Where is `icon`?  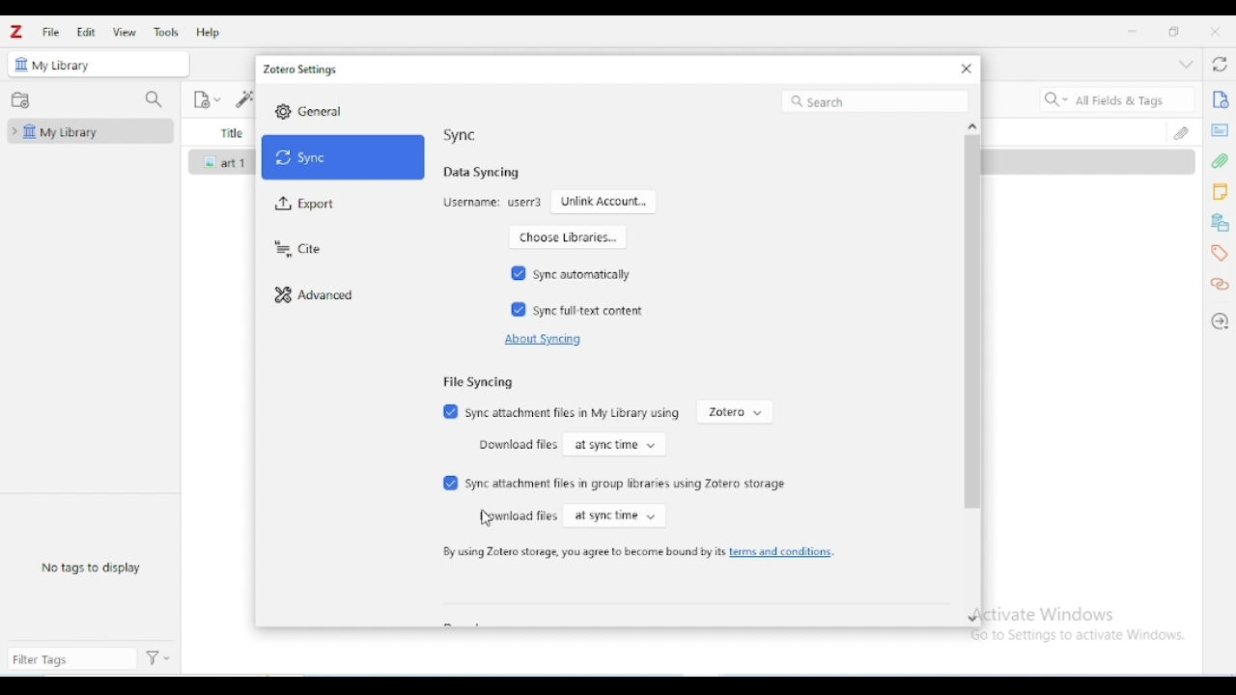 icon is located at coordinates (22, 64).